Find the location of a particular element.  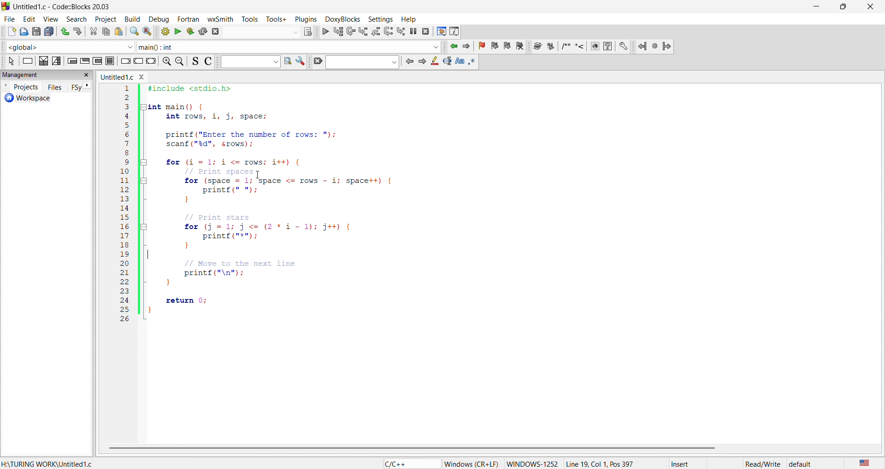

code editor is located at coordinates (517, 259).